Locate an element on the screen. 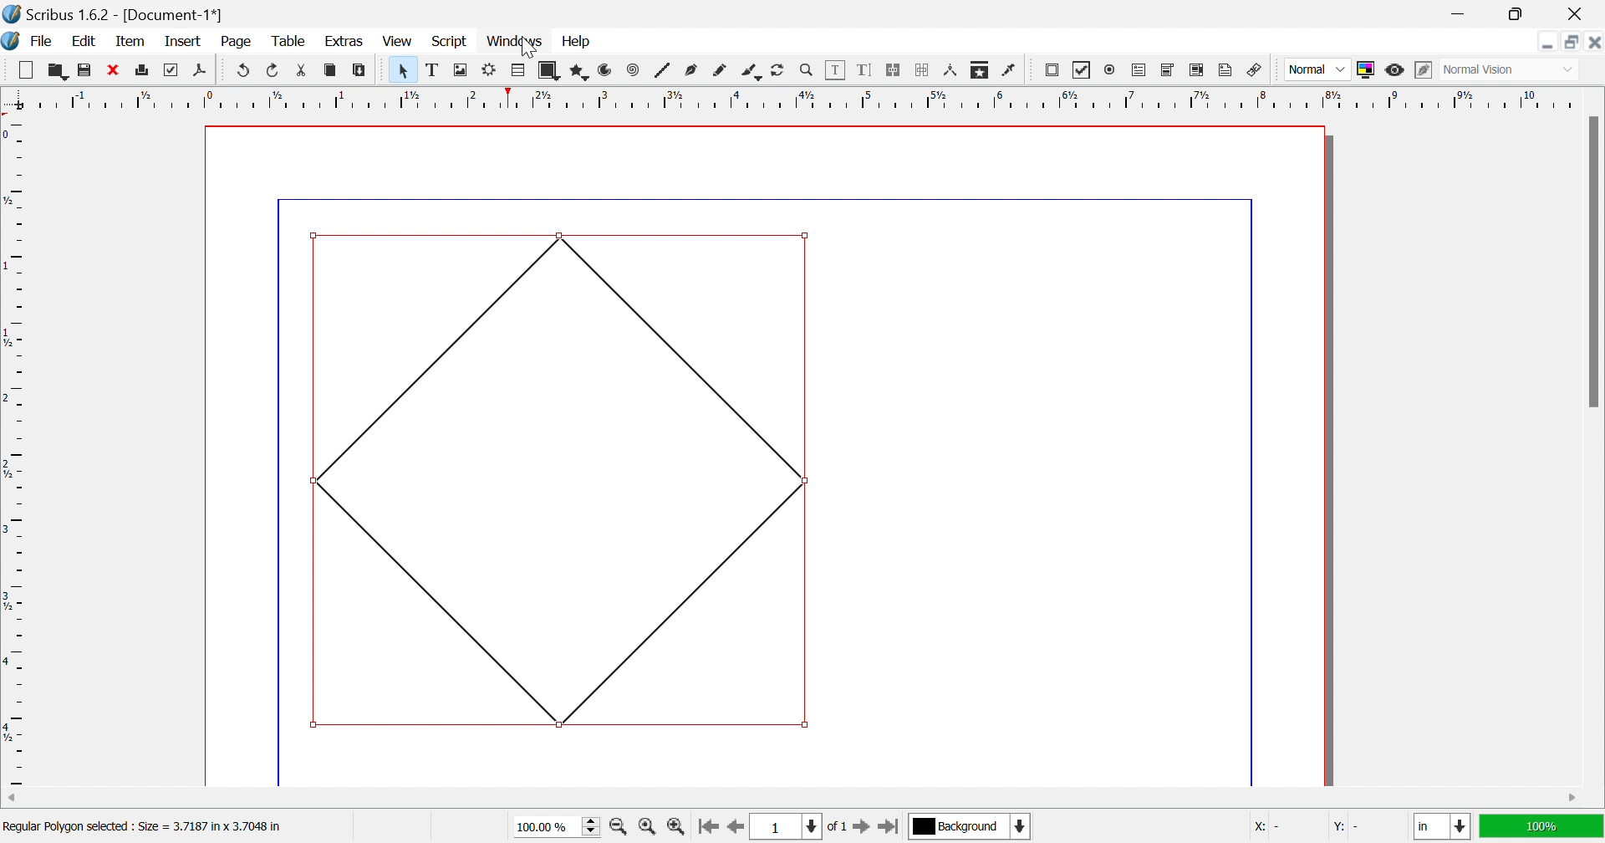 This screenshot has width=1605, height=843. PDF combo box is located at coordinates (1169, 70).